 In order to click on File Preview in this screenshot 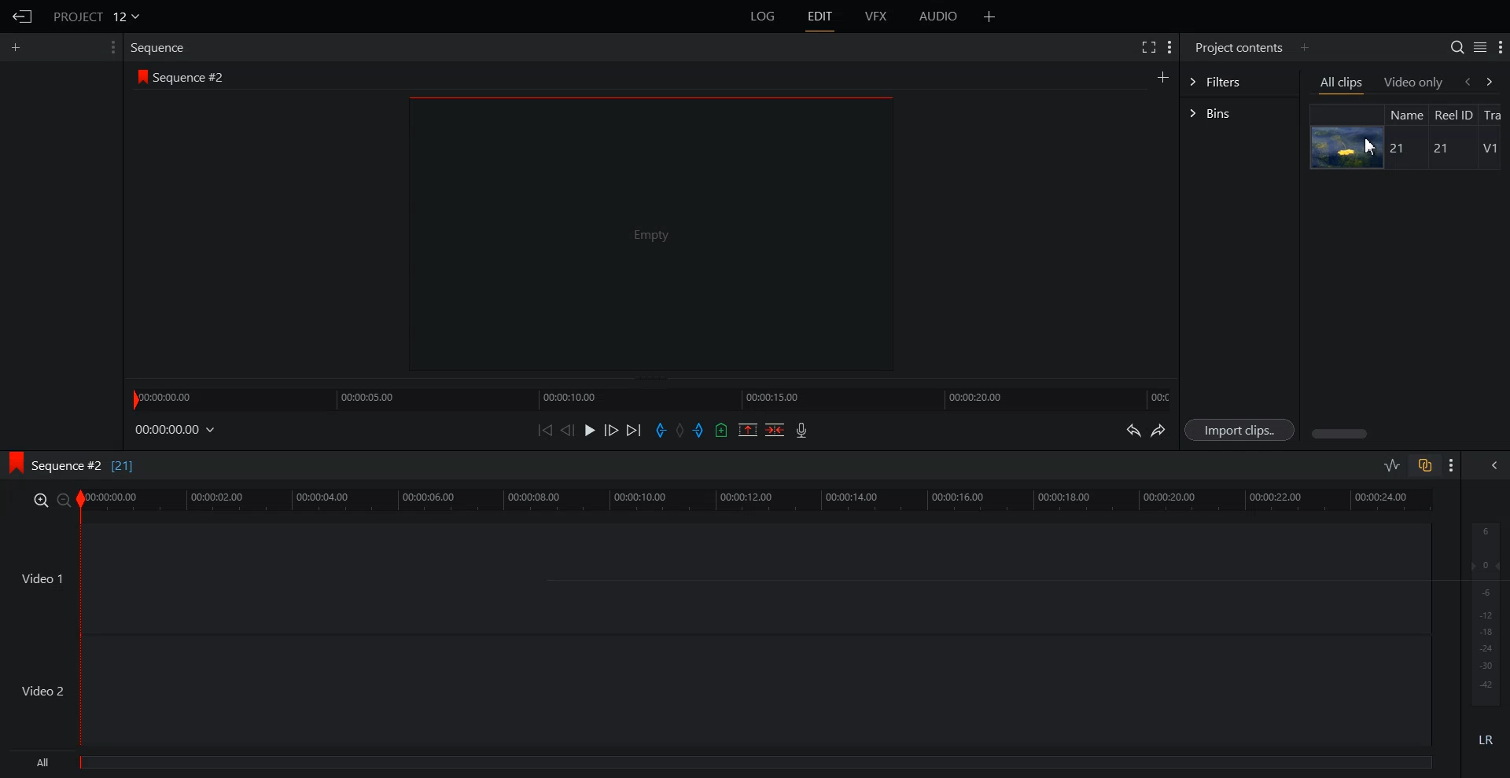, I will do `click(650, 233)`.